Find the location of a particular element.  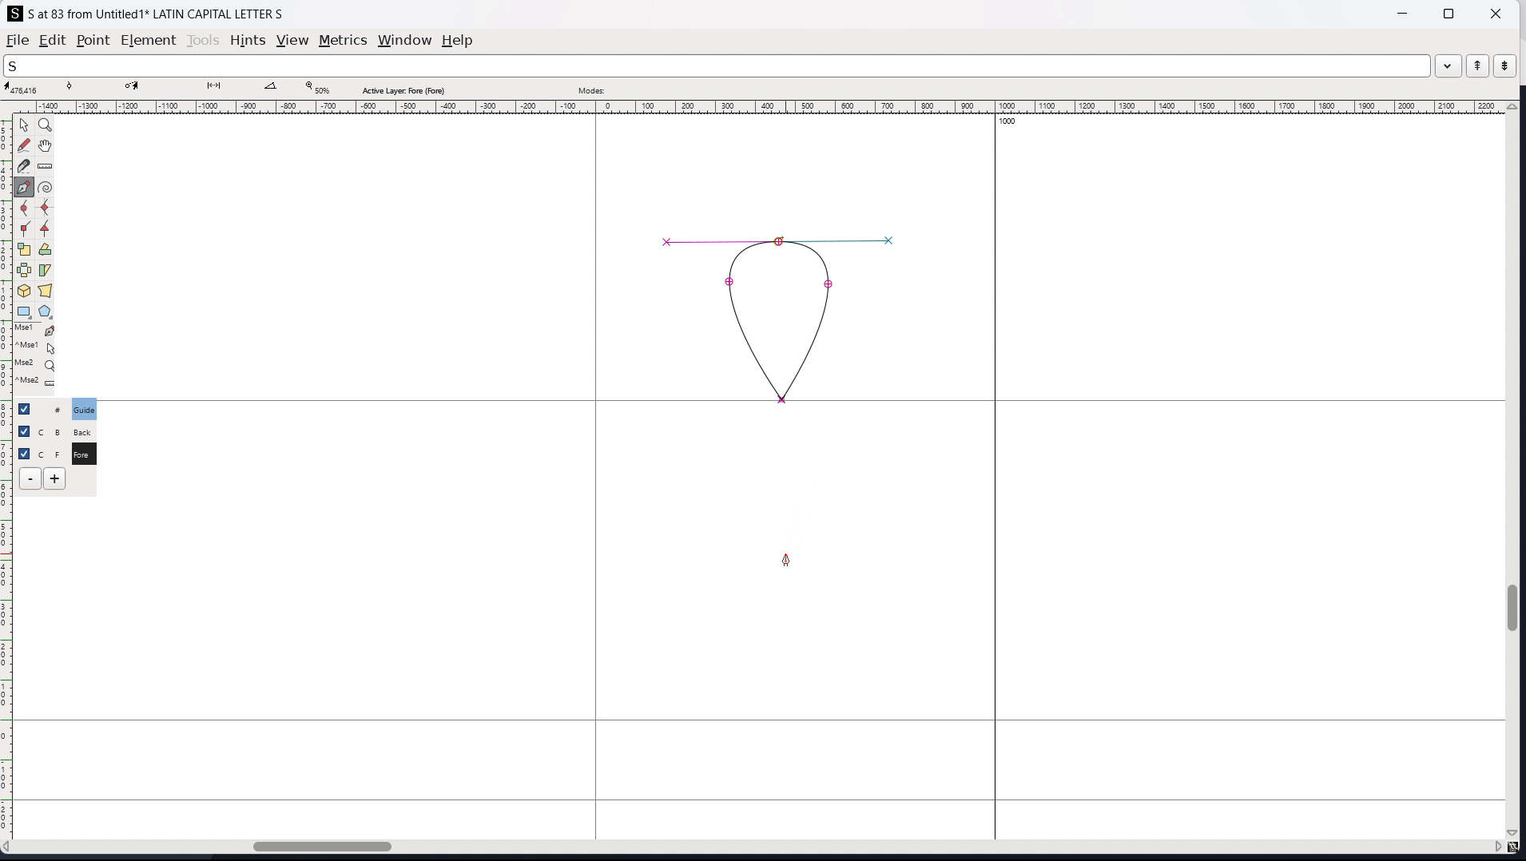

C B Back is located at coordinates (81, 430).